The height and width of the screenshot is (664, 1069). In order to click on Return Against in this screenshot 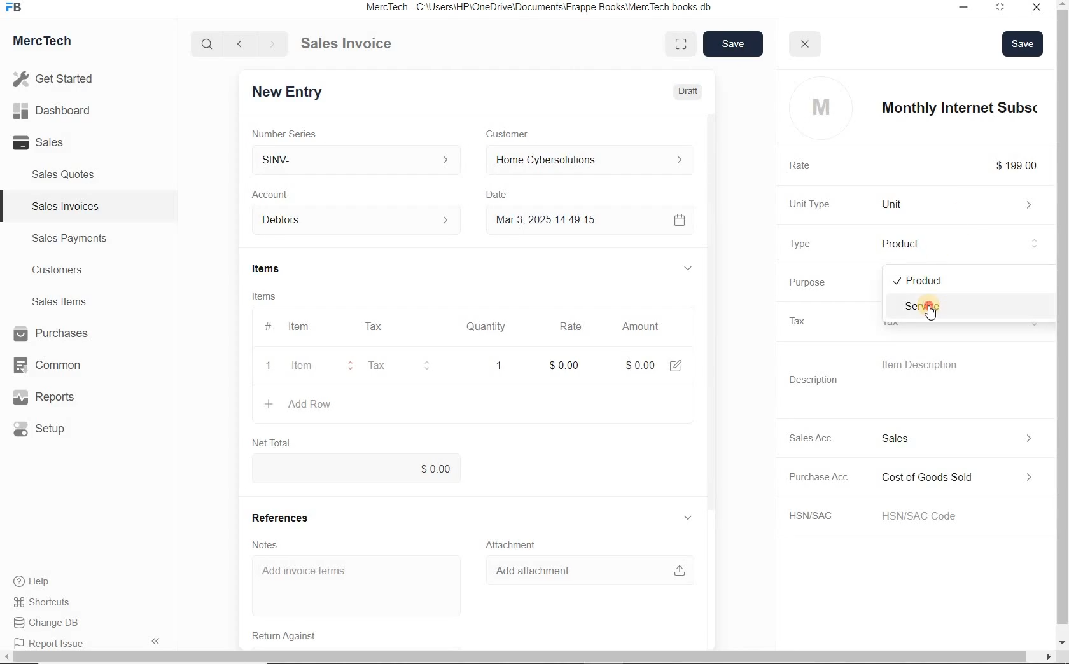, I will do `click(299, 635)`.